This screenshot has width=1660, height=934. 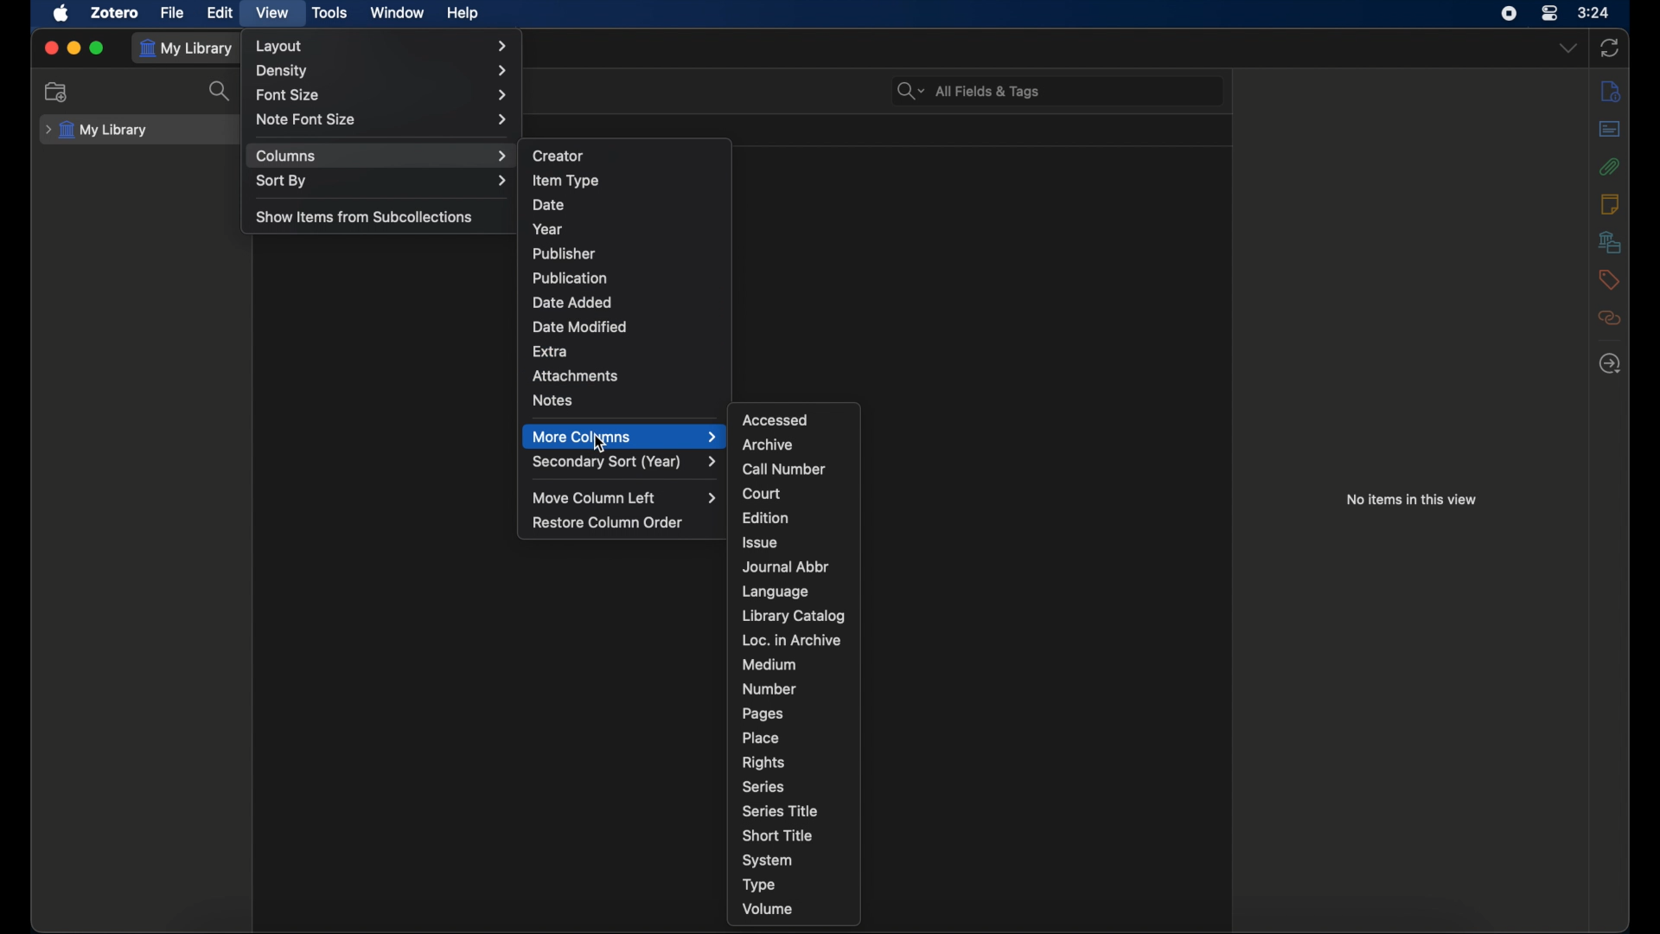 What do you see at coordinates (190, 49) in the screenshot?
I see `my library` at bounding box center [190, 49].